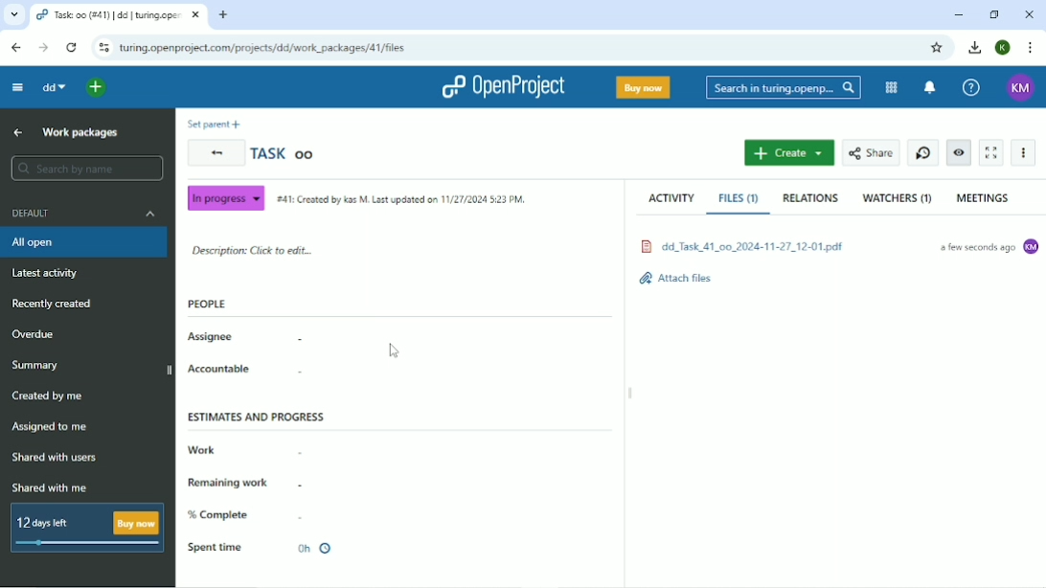  What do you see at coordinates (213, 337) in the screenshot?
I see `Assignee` at bounding box center [213, 337].